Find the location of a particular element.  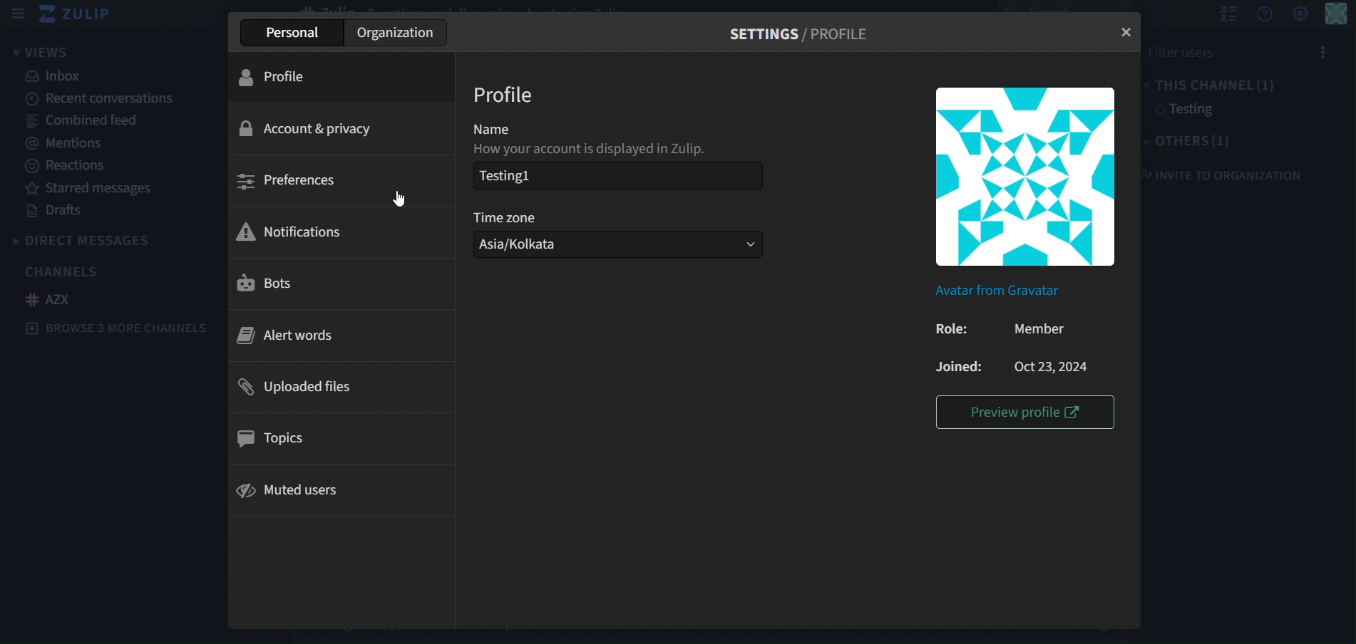

zulip is located at coordinates (77, 15).